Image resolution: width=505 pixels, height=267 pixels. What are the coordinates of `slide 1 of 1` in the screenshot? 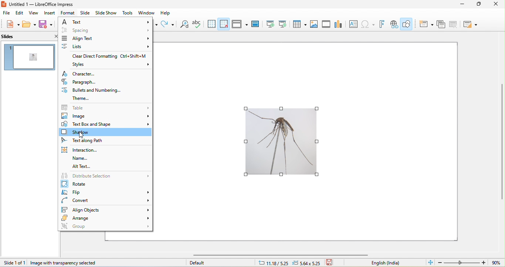 It's located at (14, 263).